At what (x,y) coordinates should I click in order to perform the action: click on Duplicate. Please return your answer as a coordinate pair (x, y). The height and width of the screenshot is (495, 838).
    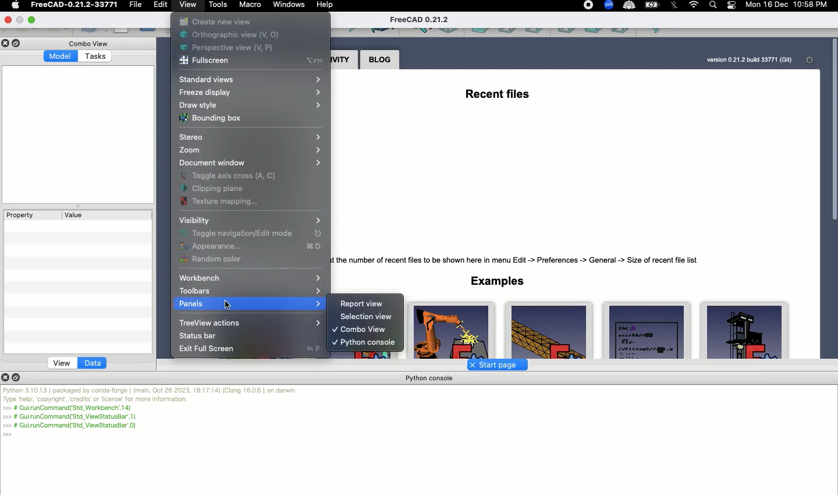
    Looking at the image, I should click on (18, 44).